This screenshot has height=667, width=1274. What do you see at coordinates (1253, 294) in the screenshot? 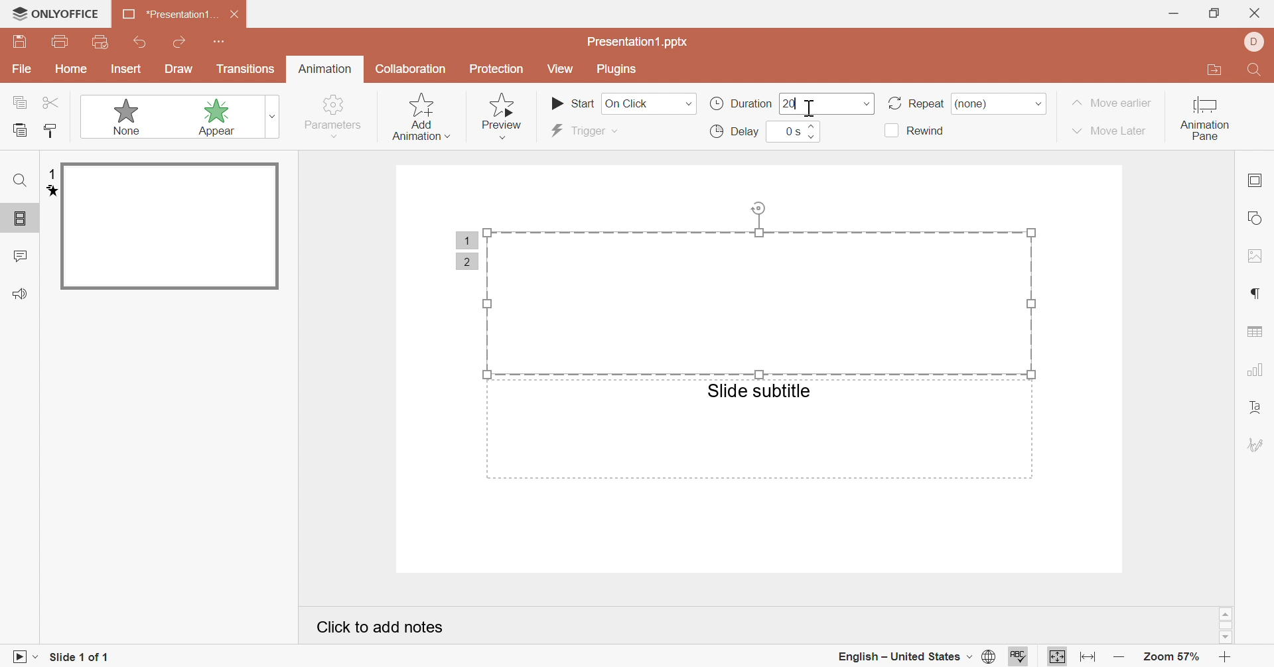
I see `paragraph settings` at bounding box center [1253, 294].